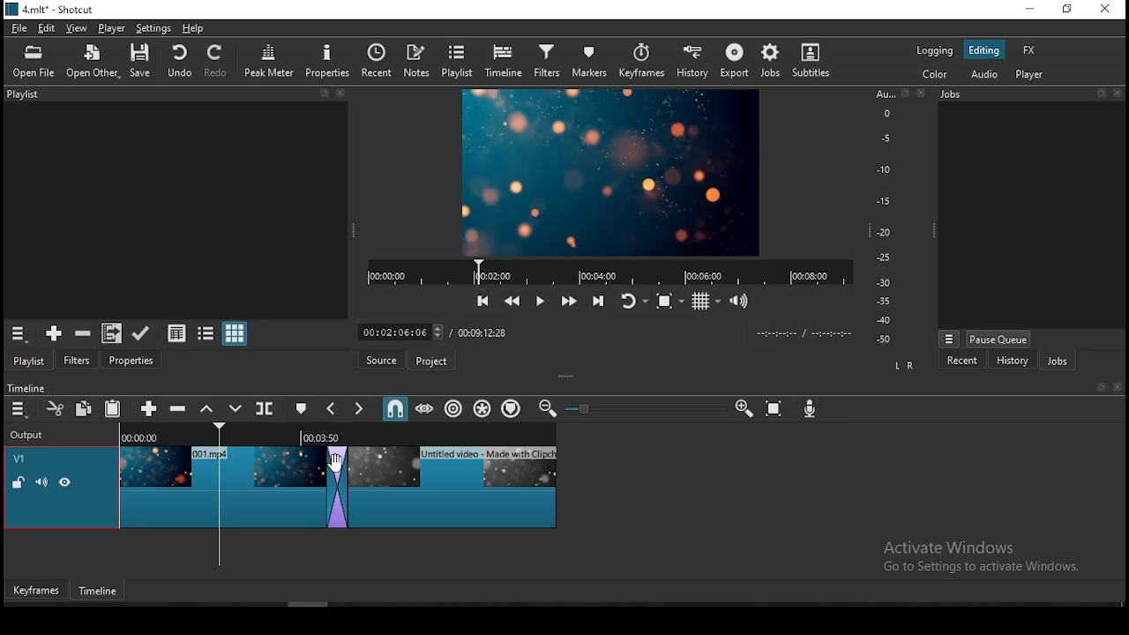  What do you see at coordinates (639, 408) in the screenshot?
I see `zoom in or zoom out slider` at bounding box center [639, 408].